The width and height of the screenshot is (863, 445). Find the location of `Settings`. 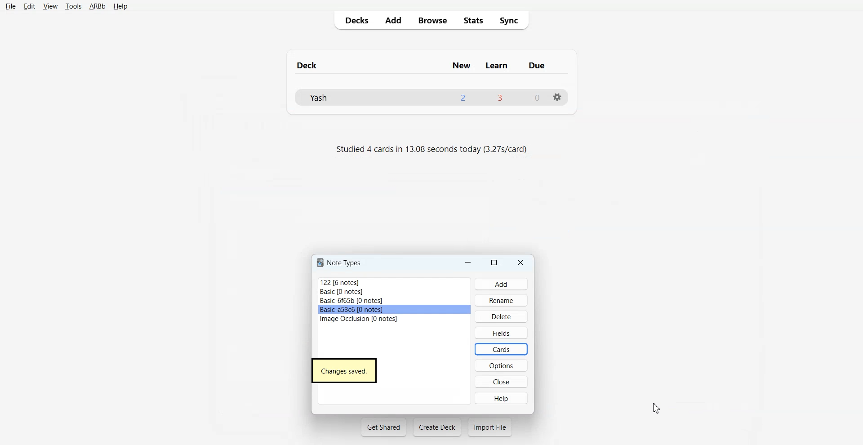

Settings is located at coordinates (557, 97).